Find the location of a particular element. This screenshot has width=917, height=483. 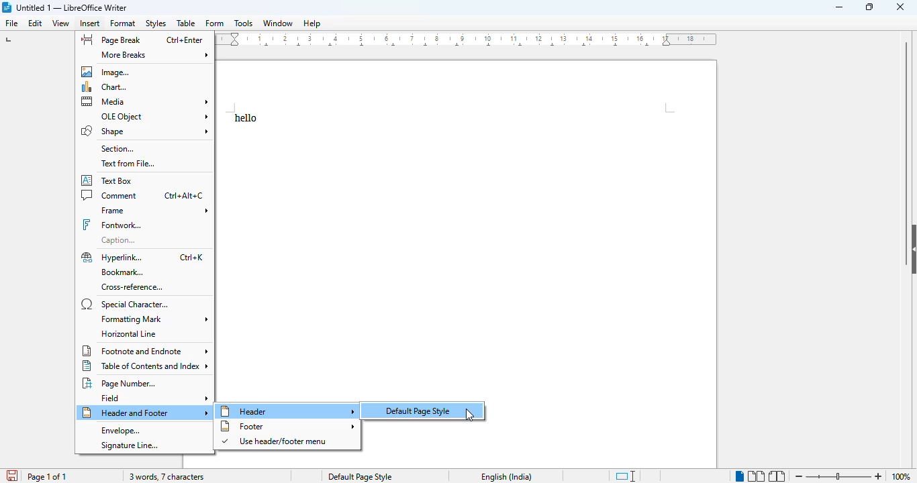

format is located at coordinates (123, 23).